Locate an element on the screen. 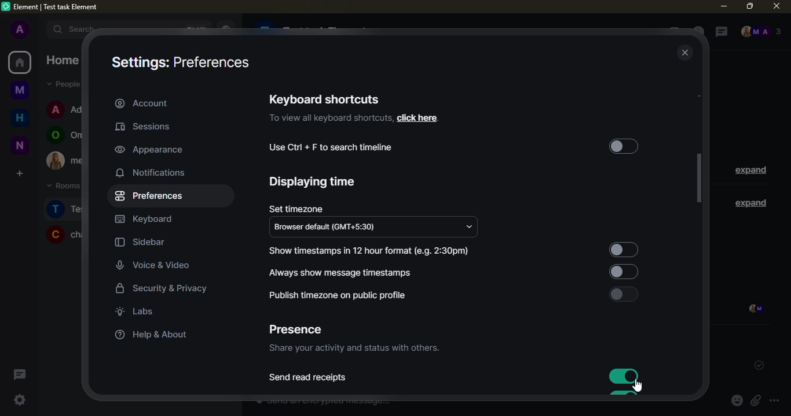 This screenshot has height=416, width=791. presence is located at coordinates (295, 330).